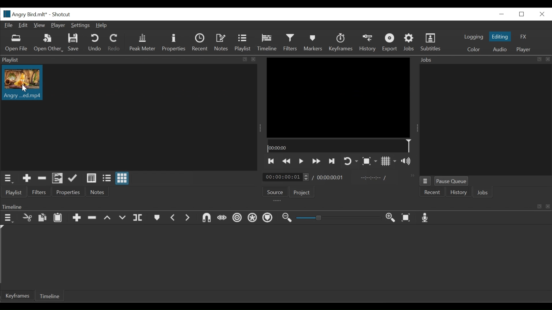 The width and height of the screenshot is (552, 310). I want to click on Paste, so click(58, 217).